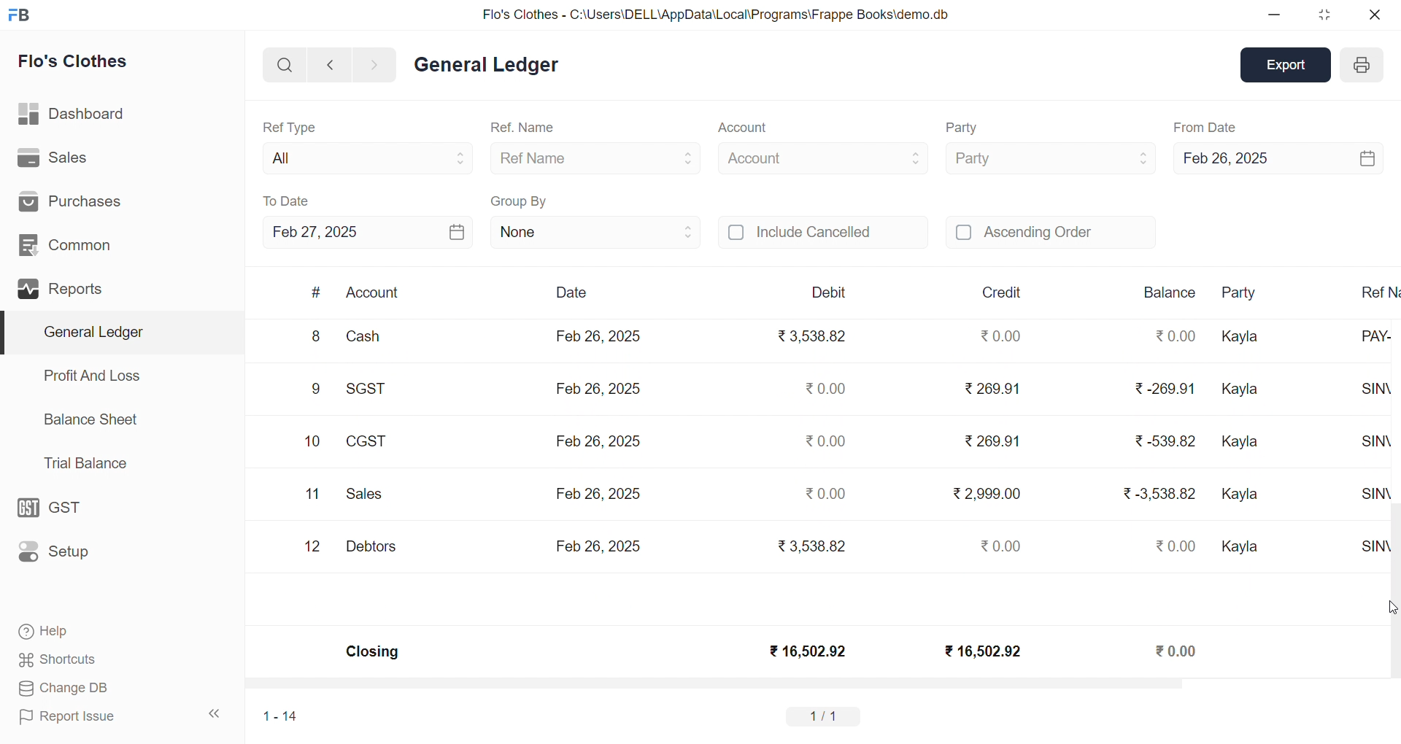 The image size is (1401, 744). I want to click on NAVIGATE BACKWARD, so click(329, 63).